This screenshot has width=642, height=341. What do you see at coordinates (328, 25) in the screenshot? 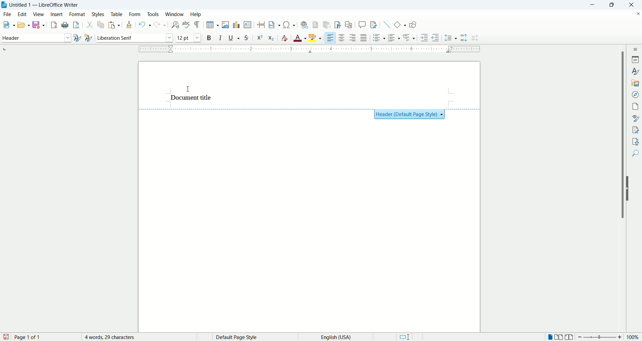
I see `insert endnote` at bounding box center [328, 25].